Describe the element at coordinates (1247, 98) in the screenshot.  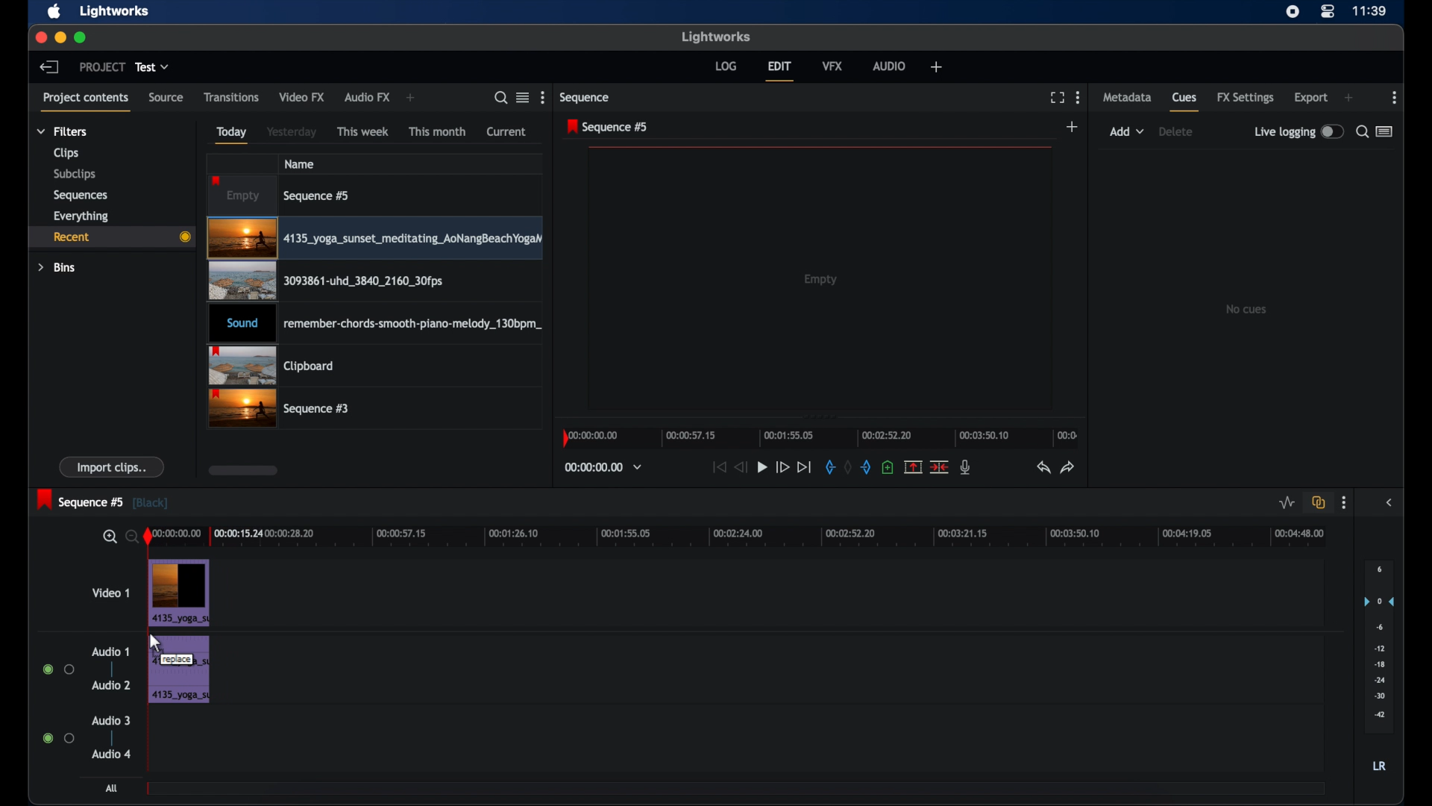
I see `fx settings` at that location.